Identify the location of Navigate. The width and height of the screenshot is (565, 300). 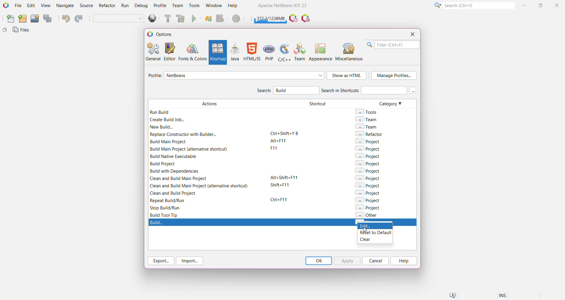
(65, 6).